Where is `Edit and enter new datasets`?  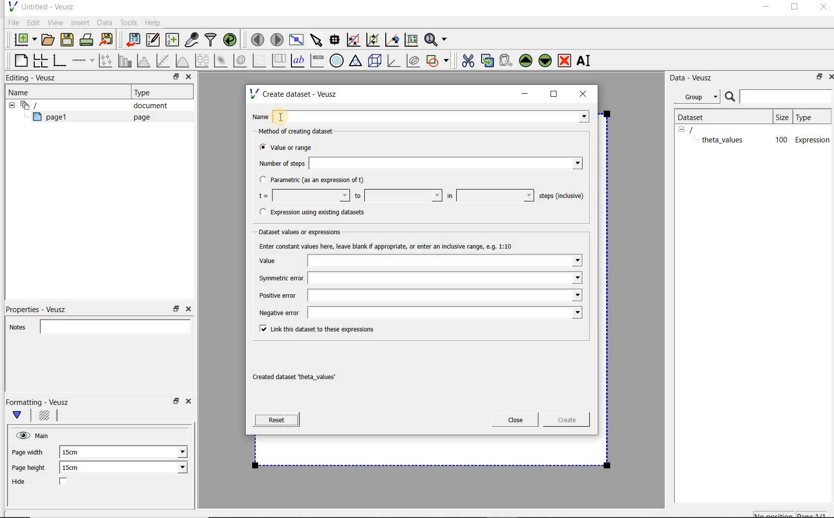
Edit and enter new datasets is located at coordinates (153, 40).